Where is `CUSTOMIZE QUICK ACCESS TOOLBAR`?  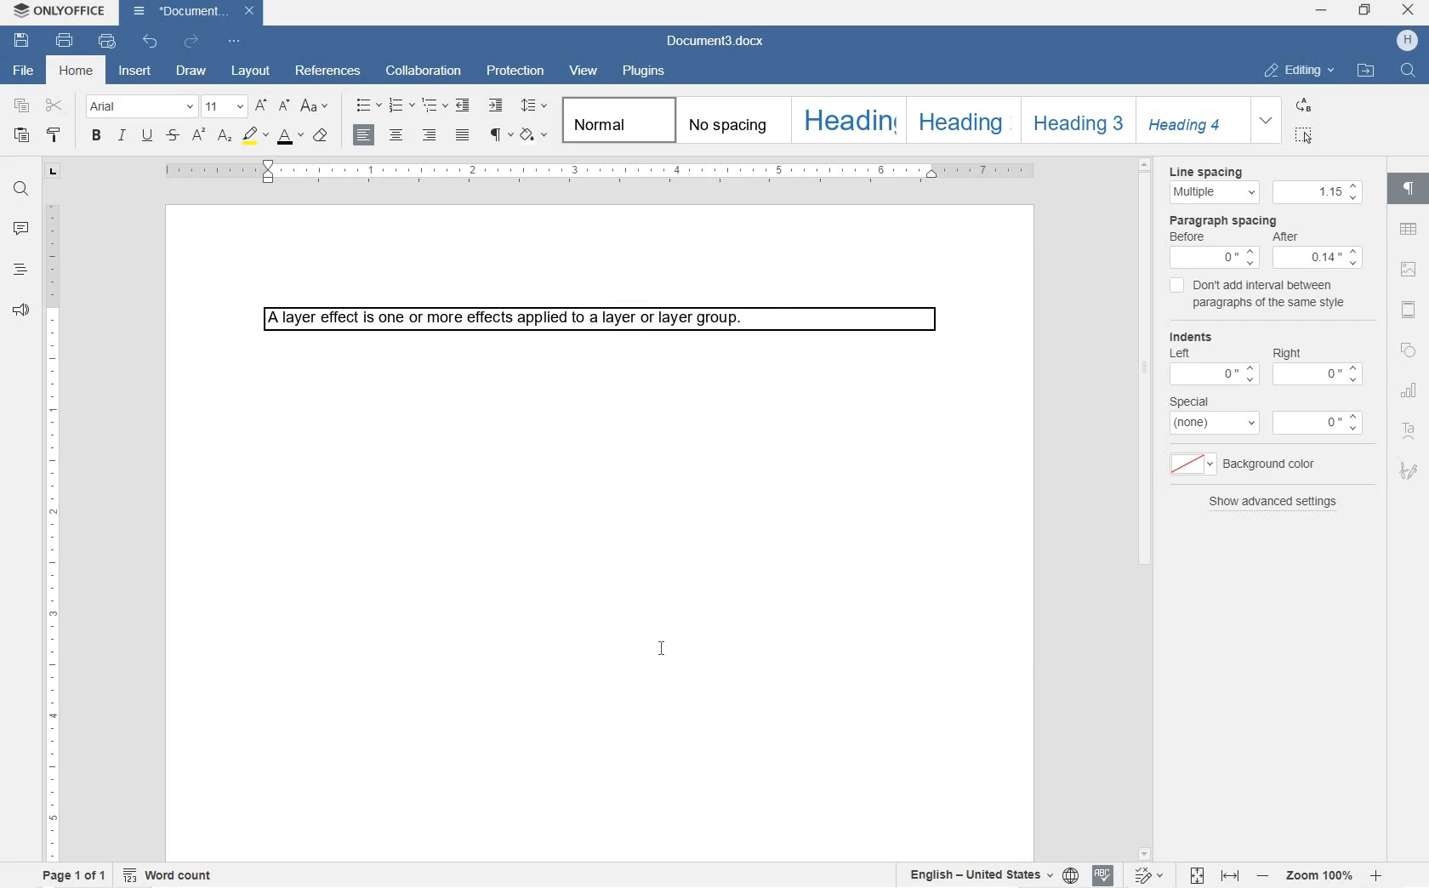
CUSTOMIZE QUICK ACCESS TOOLBAR is located at coordinates (236, 43).